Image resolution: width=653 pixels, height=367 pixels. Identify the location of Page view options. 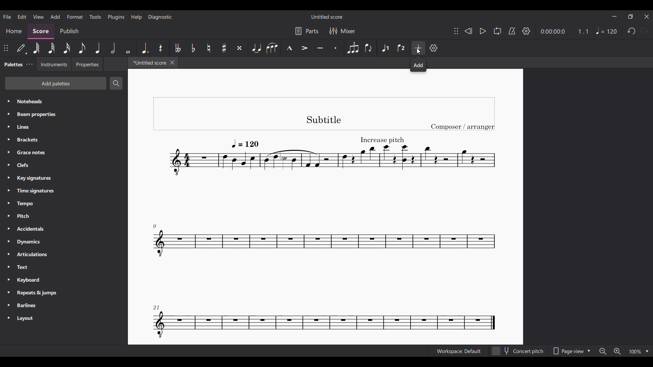
(570, 351).